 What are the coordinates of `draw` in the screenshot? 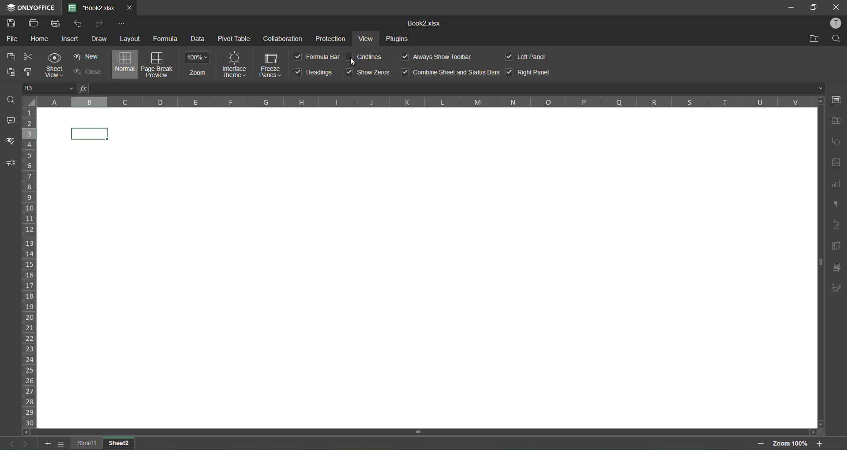 It's located at (100, 39).